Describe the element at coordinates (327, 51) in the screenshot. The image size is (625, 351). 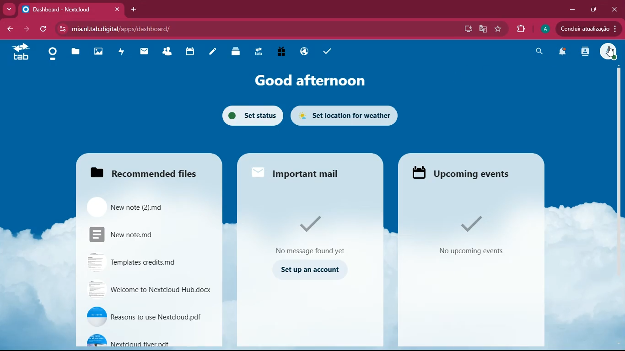
I see `tasks` at that location.